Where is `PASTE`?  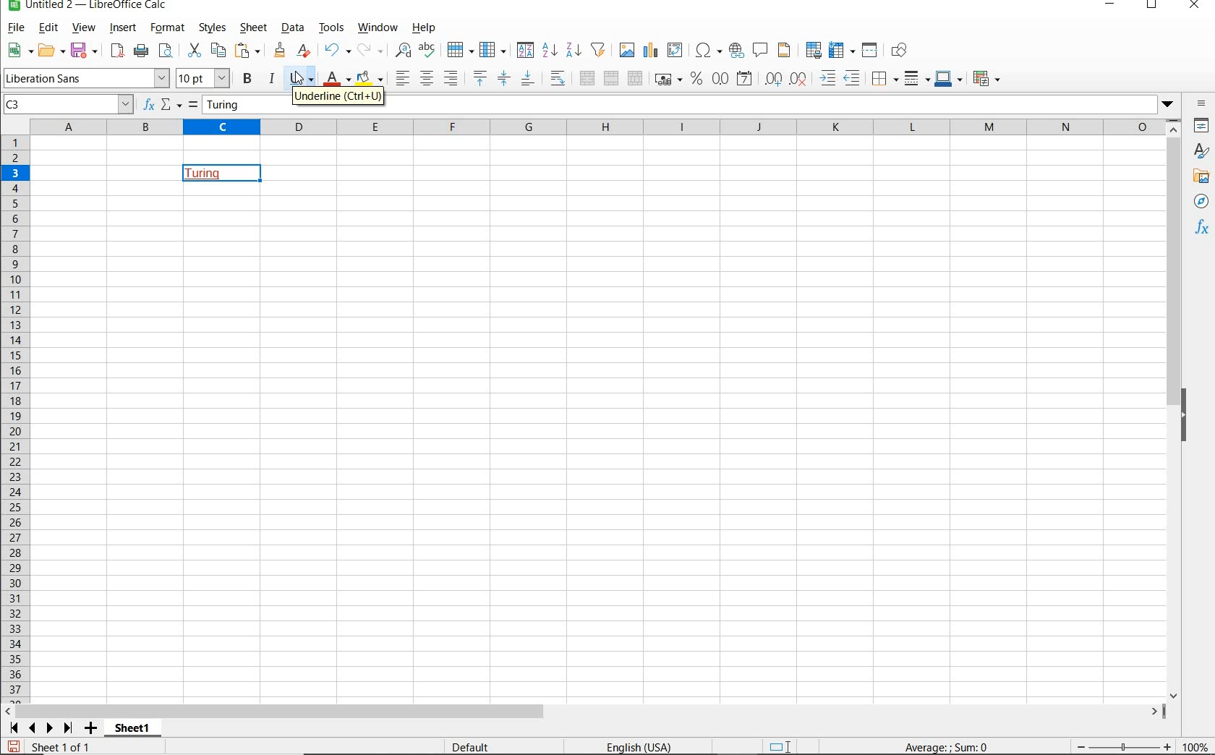 PASTE is located at coordinates (168, 51).